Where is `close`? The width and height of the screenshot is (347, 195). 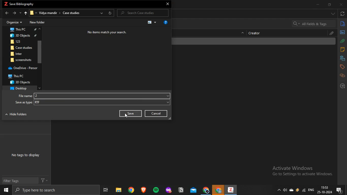 close is located at coordinates (341, 5).